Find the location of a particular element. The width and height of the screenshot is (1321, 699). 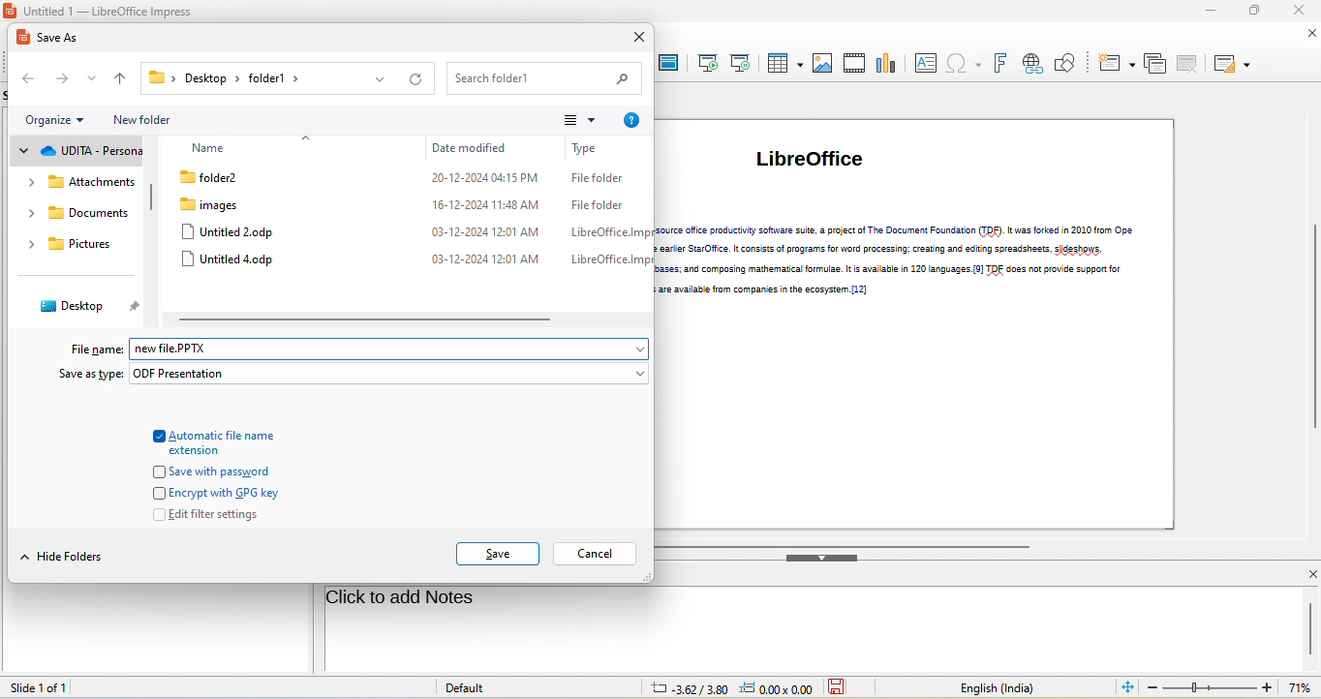

recent location is located at coordinates (93, 78).